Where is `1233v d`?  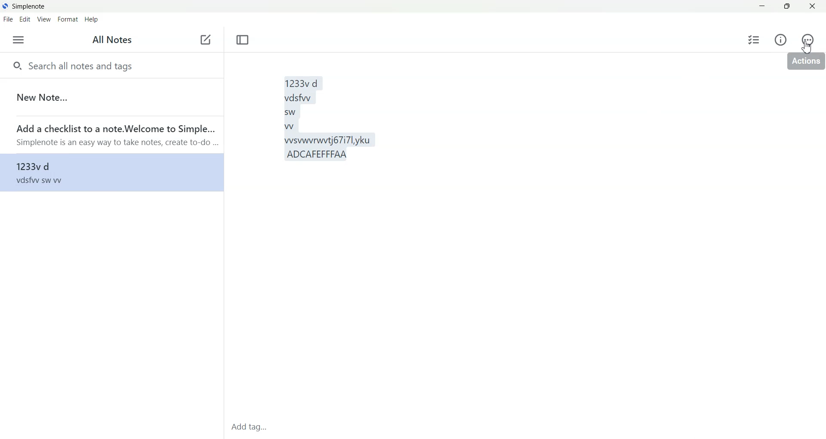
1233v d is located at coordinates (111, 172).